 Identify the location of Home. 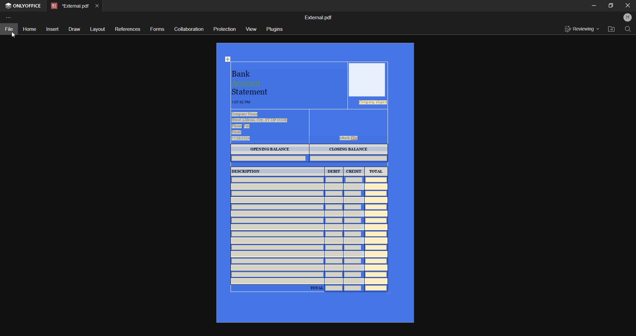
(29, 28).